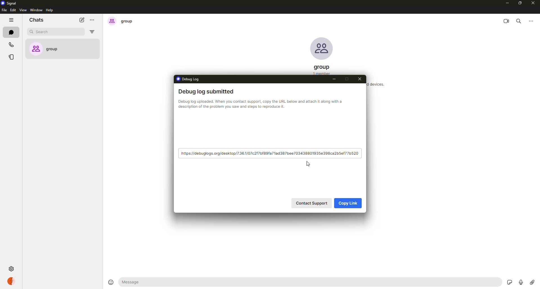  I want to click on link, so click(270, 153).